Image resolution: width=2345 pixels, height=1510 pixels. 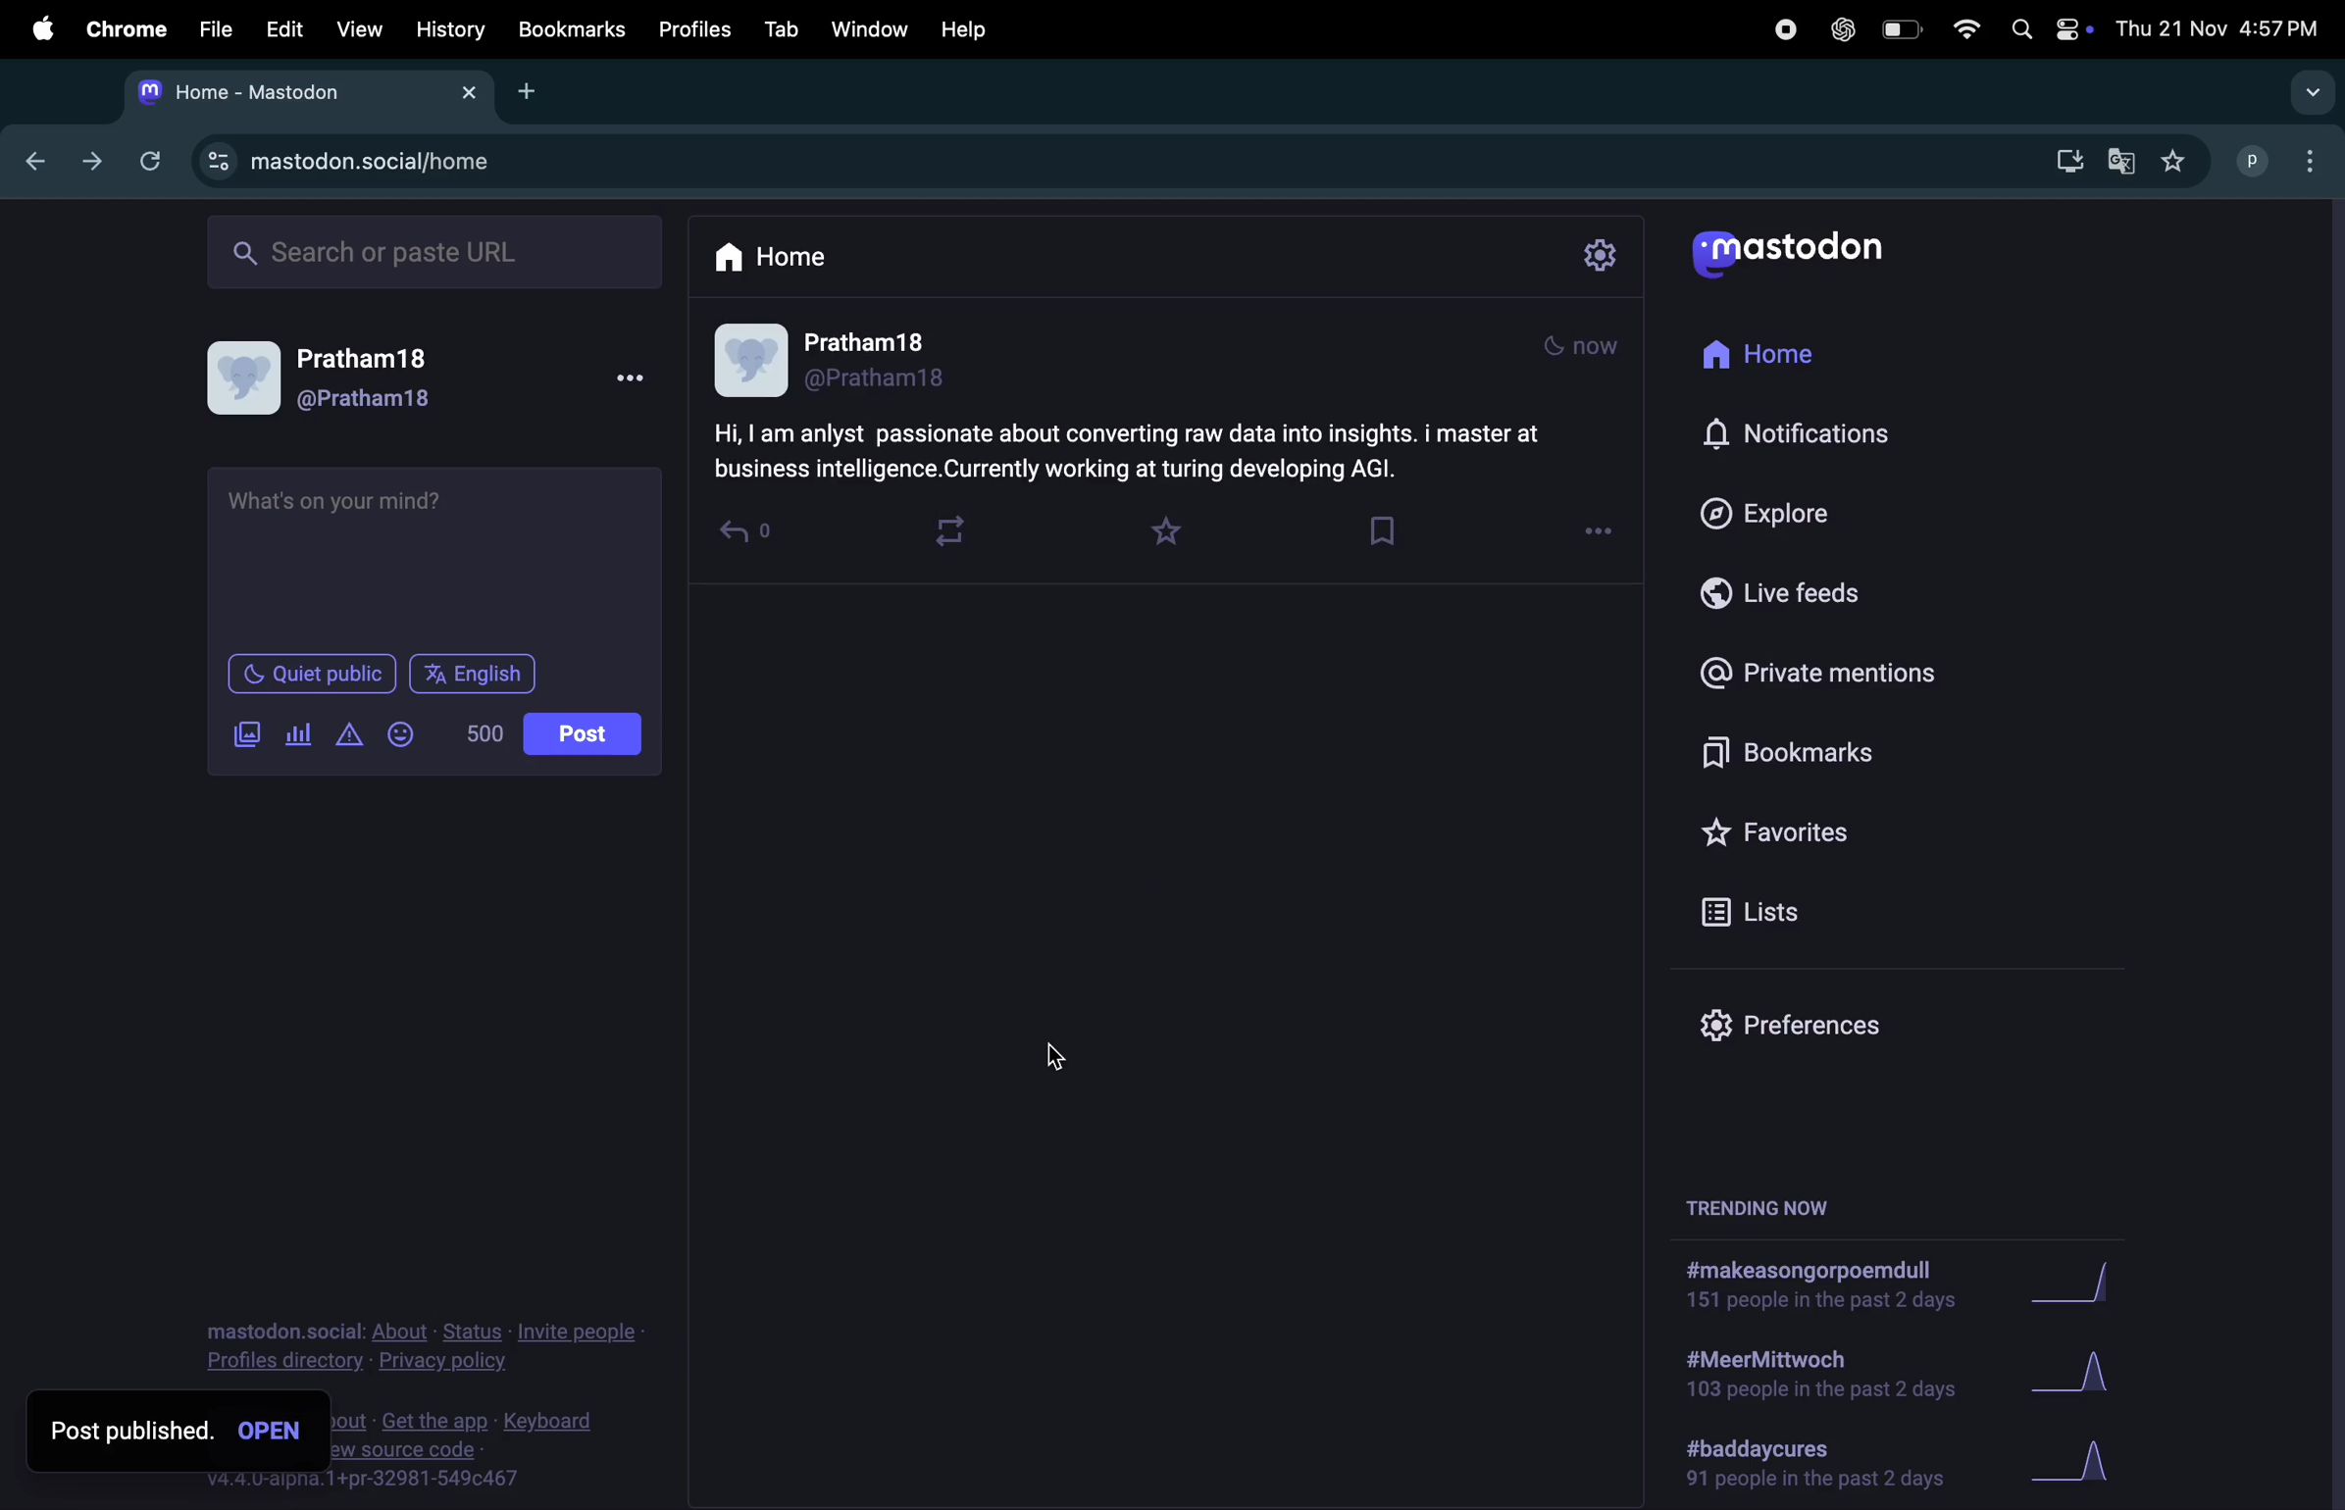 I want to click on cursor, so click(x=1058, y=1053).